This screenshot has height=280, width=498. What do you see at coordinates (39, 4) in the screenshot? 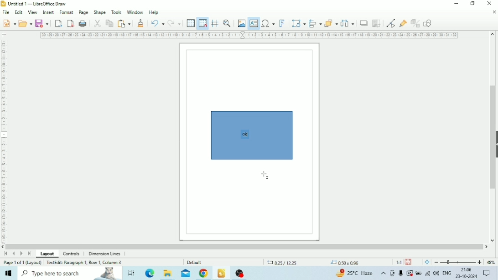
I see `File name` at bounding box center [39, 4].